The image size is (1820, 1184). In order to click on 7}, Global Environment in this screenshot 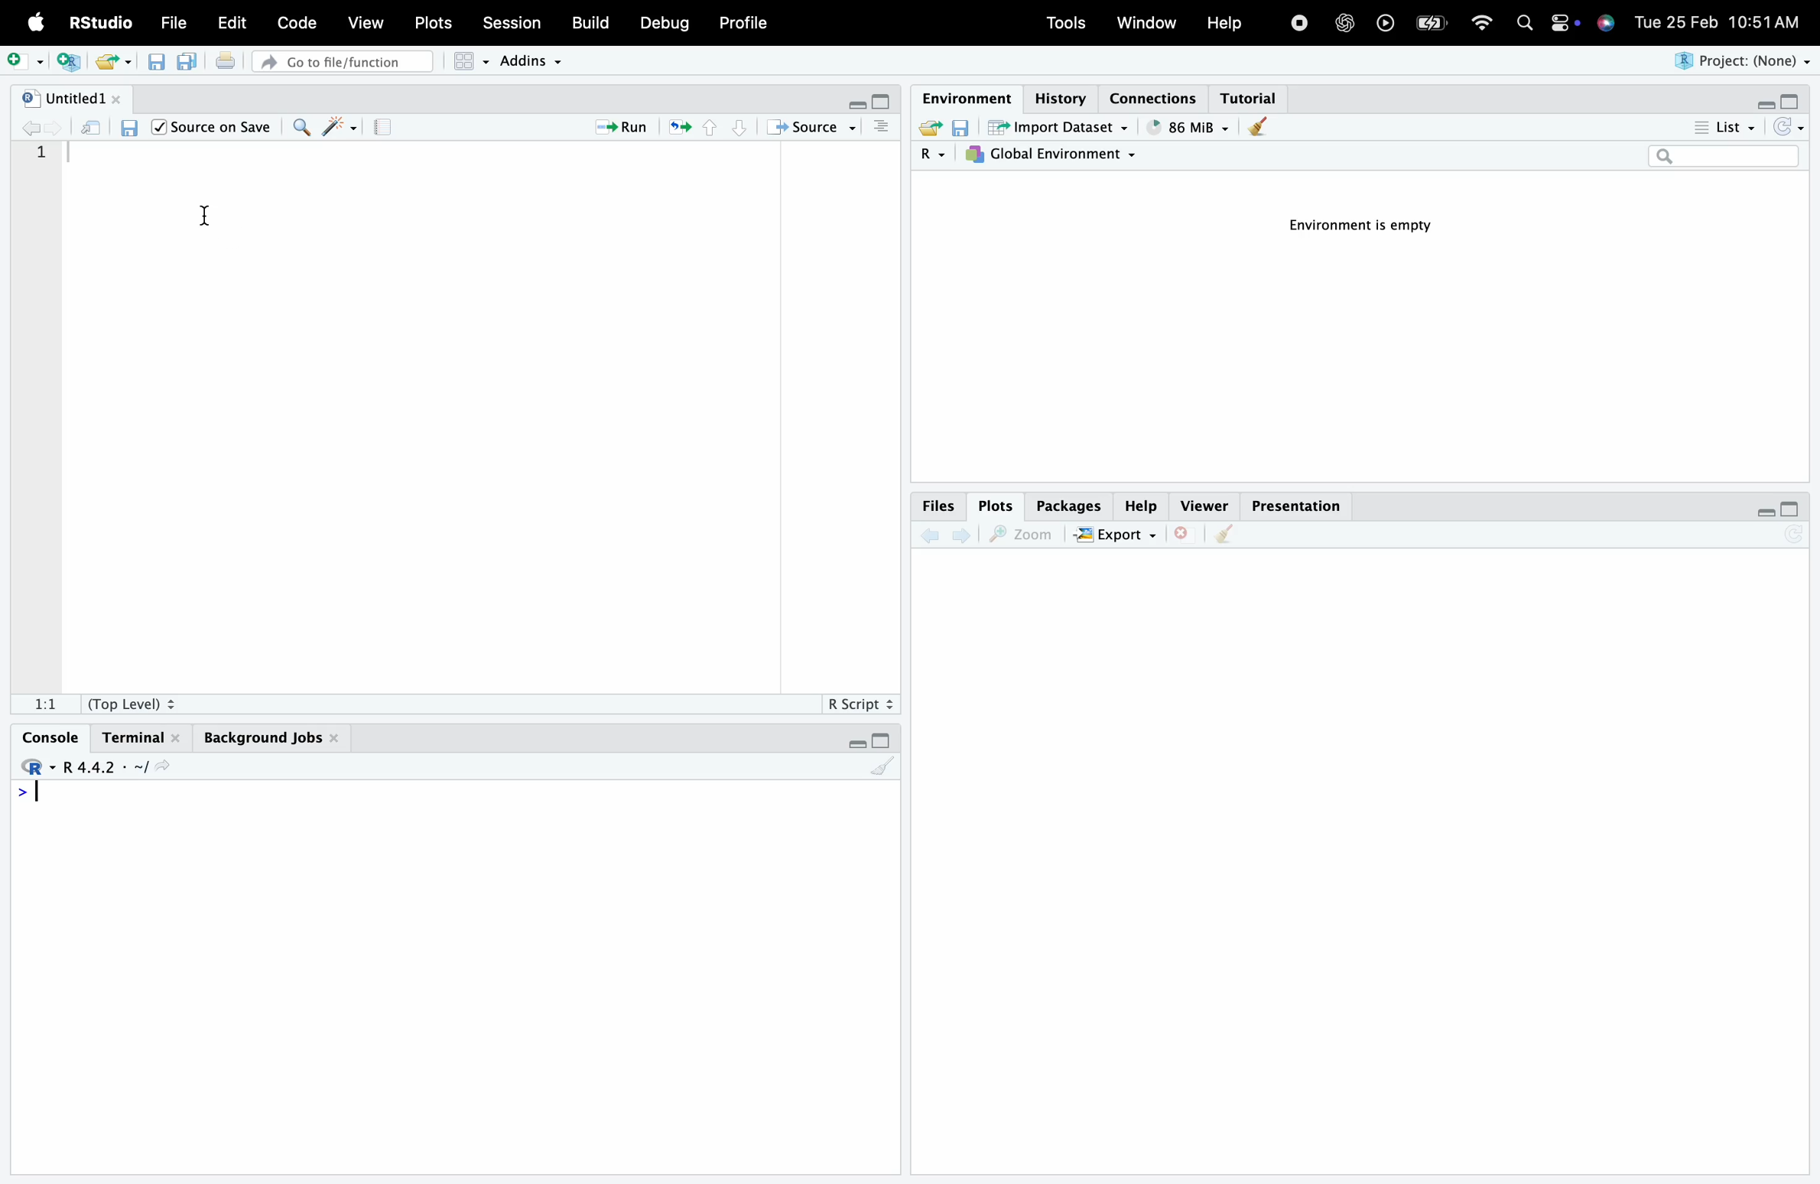, I will do `click(1056, 154)`.